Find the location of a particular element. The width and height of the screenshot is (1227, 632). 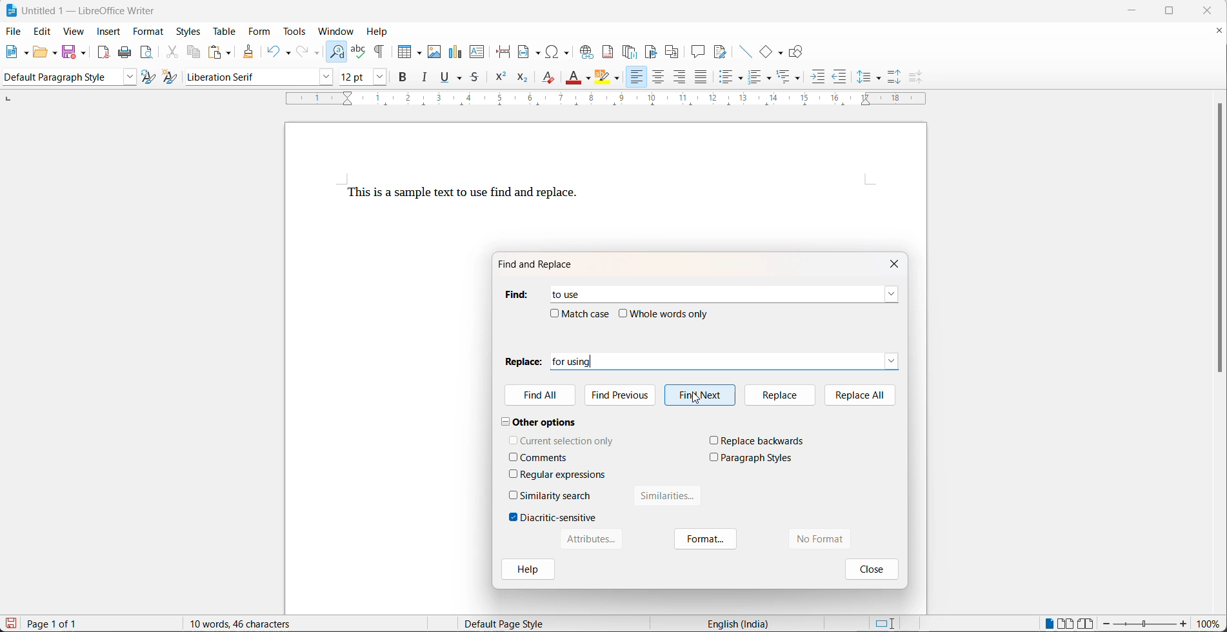

single page view is located at coordinates (1050, 622).